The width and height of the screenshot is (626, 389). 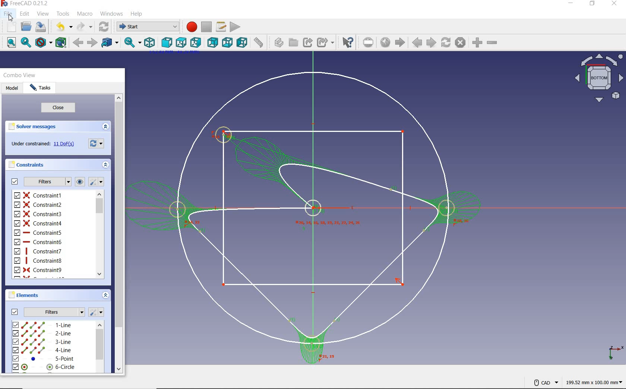 What do you see at coordinates (98, 312) in the screenshot?
I see `settings` at bounding box center [98, 312].